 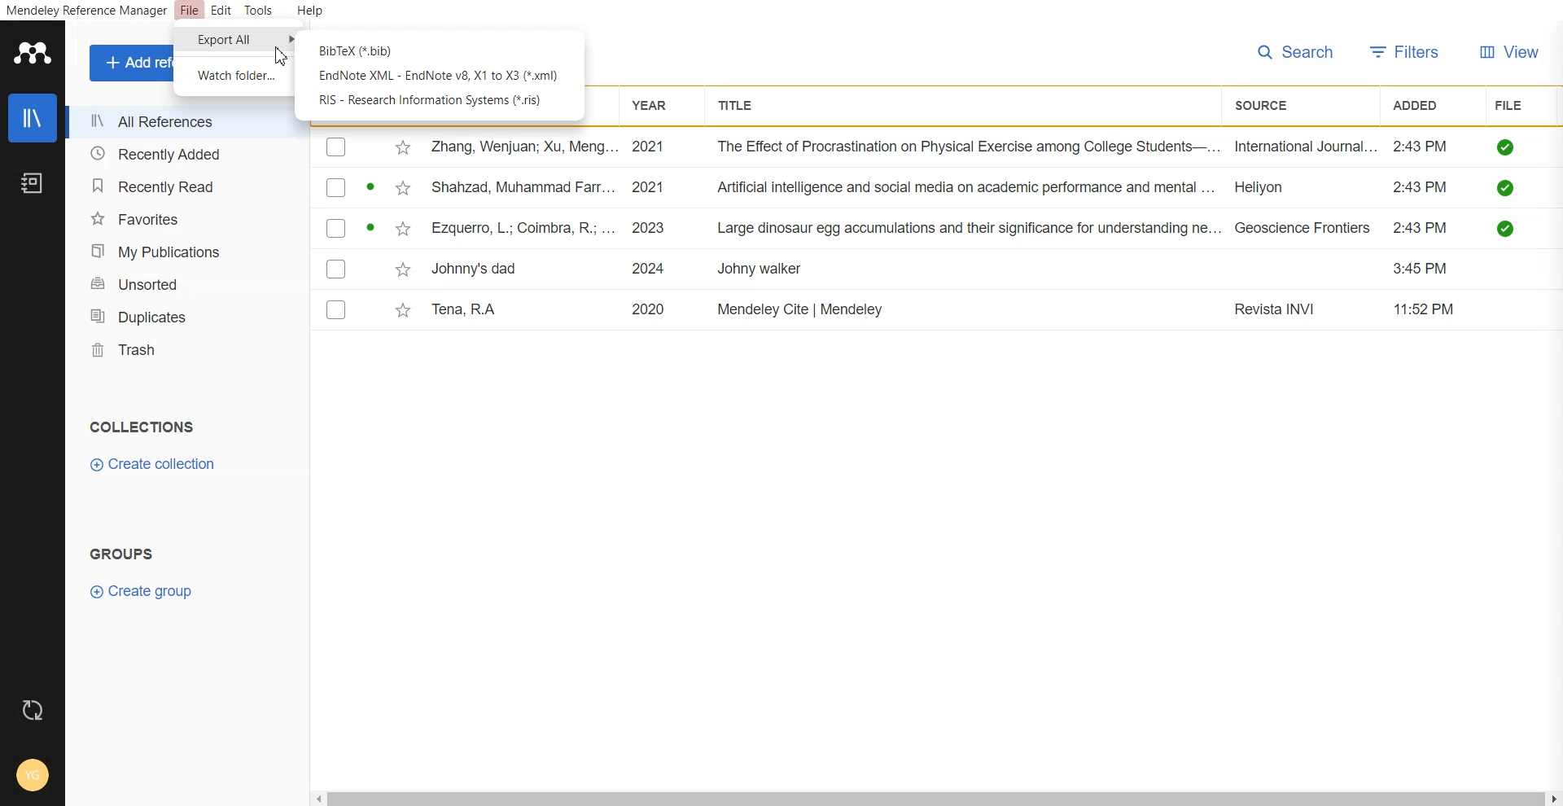 What do you see at coordinates (1269, 106) in the screenshot?
I see `Source` at bounding box center [1269, 106].